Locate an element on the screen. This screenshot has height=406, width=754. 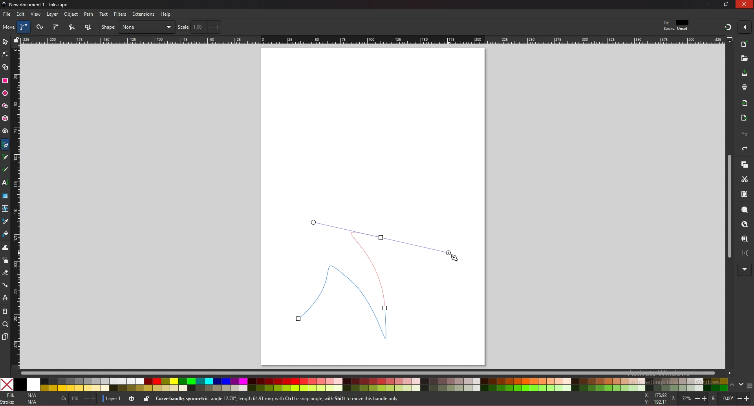
info is located at coordinates (294, 399).